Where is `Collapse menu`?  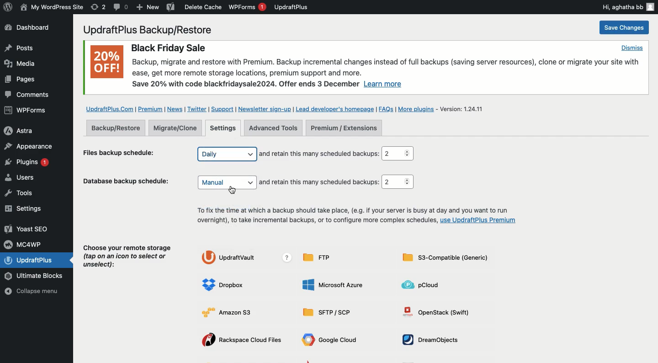
Collapse menu is located at coordinates (35, 292).